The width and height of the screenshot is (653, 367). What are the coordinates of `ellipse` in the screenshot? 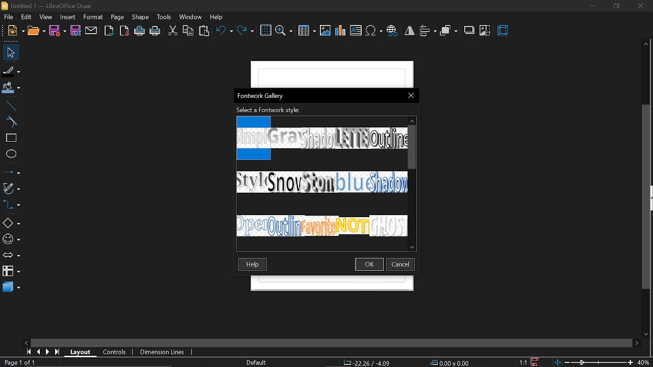 It's located at (10, 154).